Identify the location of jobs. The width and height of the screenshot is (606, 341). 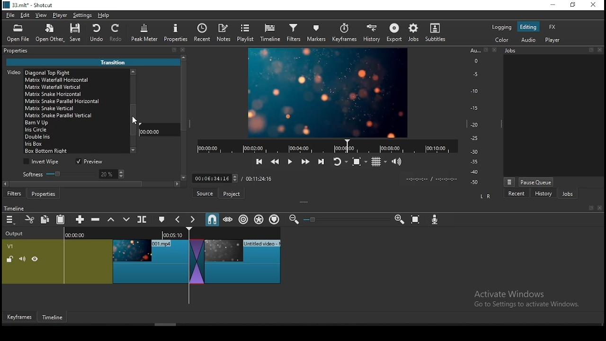
(414, 32).